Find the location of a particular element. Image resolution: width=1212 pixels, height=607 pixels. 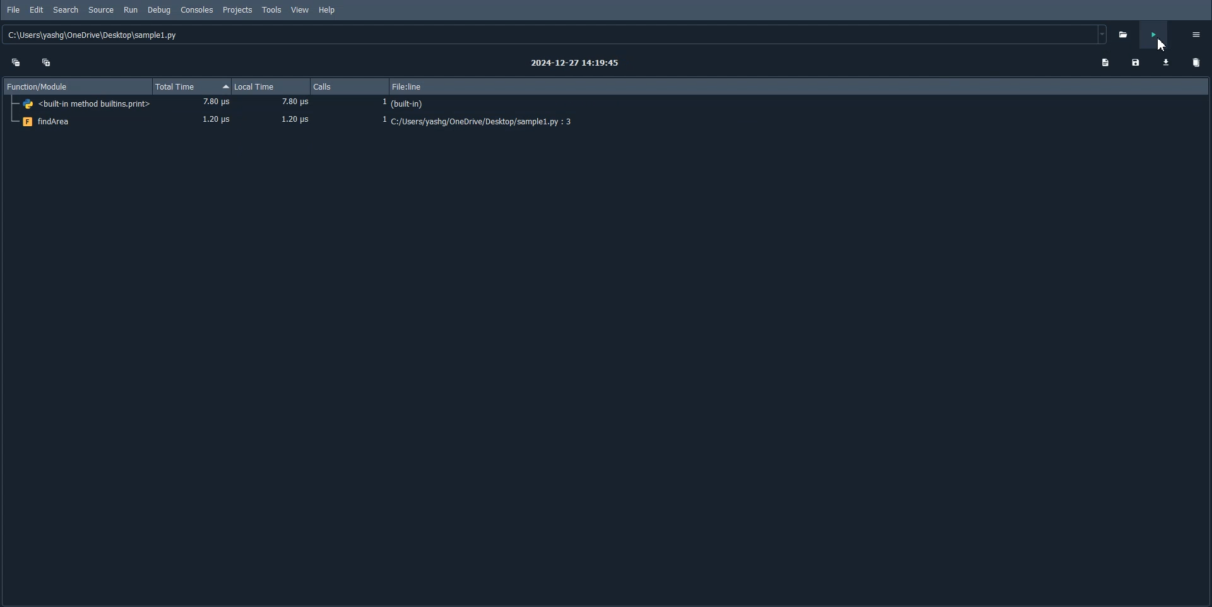

Consoles is located at coordinates (197, 9).